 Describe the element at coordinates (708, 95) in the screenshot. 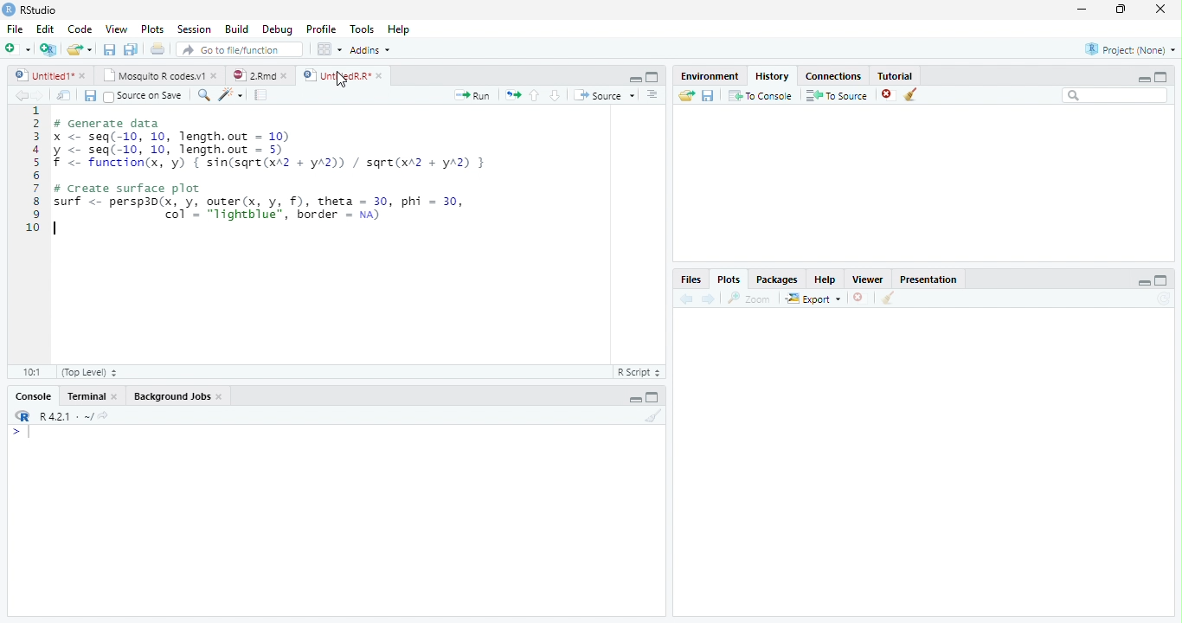

I see `Save history into a file` at that location.